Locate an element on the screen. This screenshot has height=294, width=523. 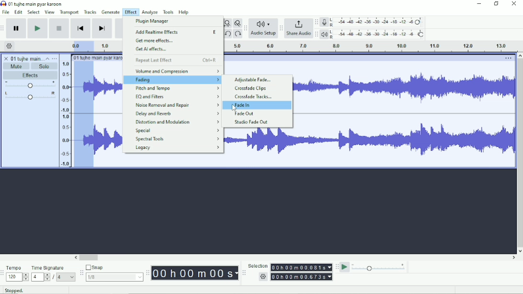
Restore down is located at coordinates (497, 4).